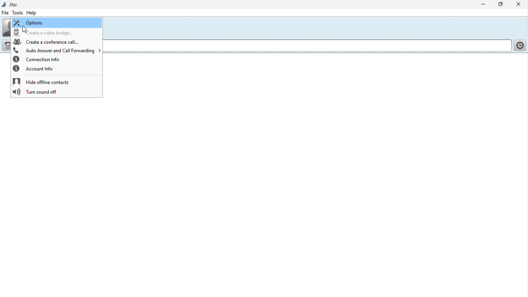 This screenshot has width=528, height=297. I want to click on Account info, so click(36, 68).